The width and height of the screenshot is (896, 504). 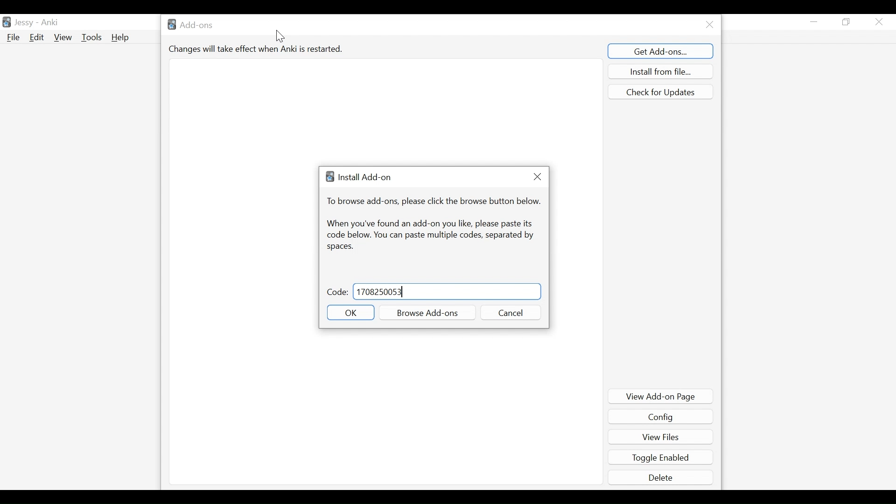 I want to click on View, so click(x=63, y=37).